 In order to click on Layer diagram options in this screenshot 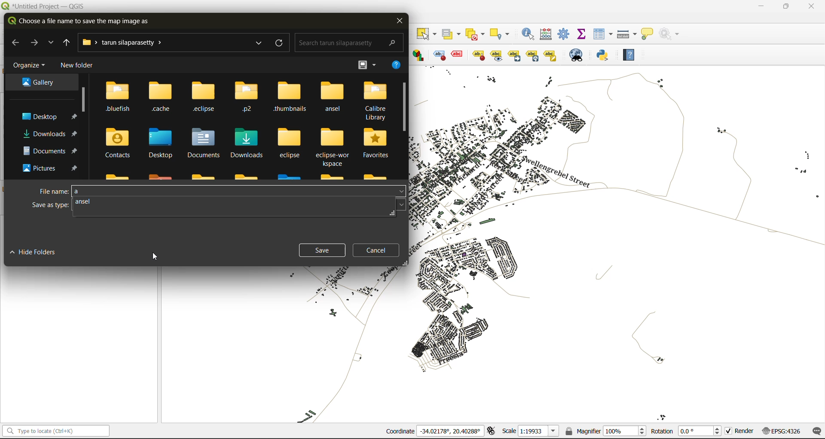, I will do `click(419, 55)`.